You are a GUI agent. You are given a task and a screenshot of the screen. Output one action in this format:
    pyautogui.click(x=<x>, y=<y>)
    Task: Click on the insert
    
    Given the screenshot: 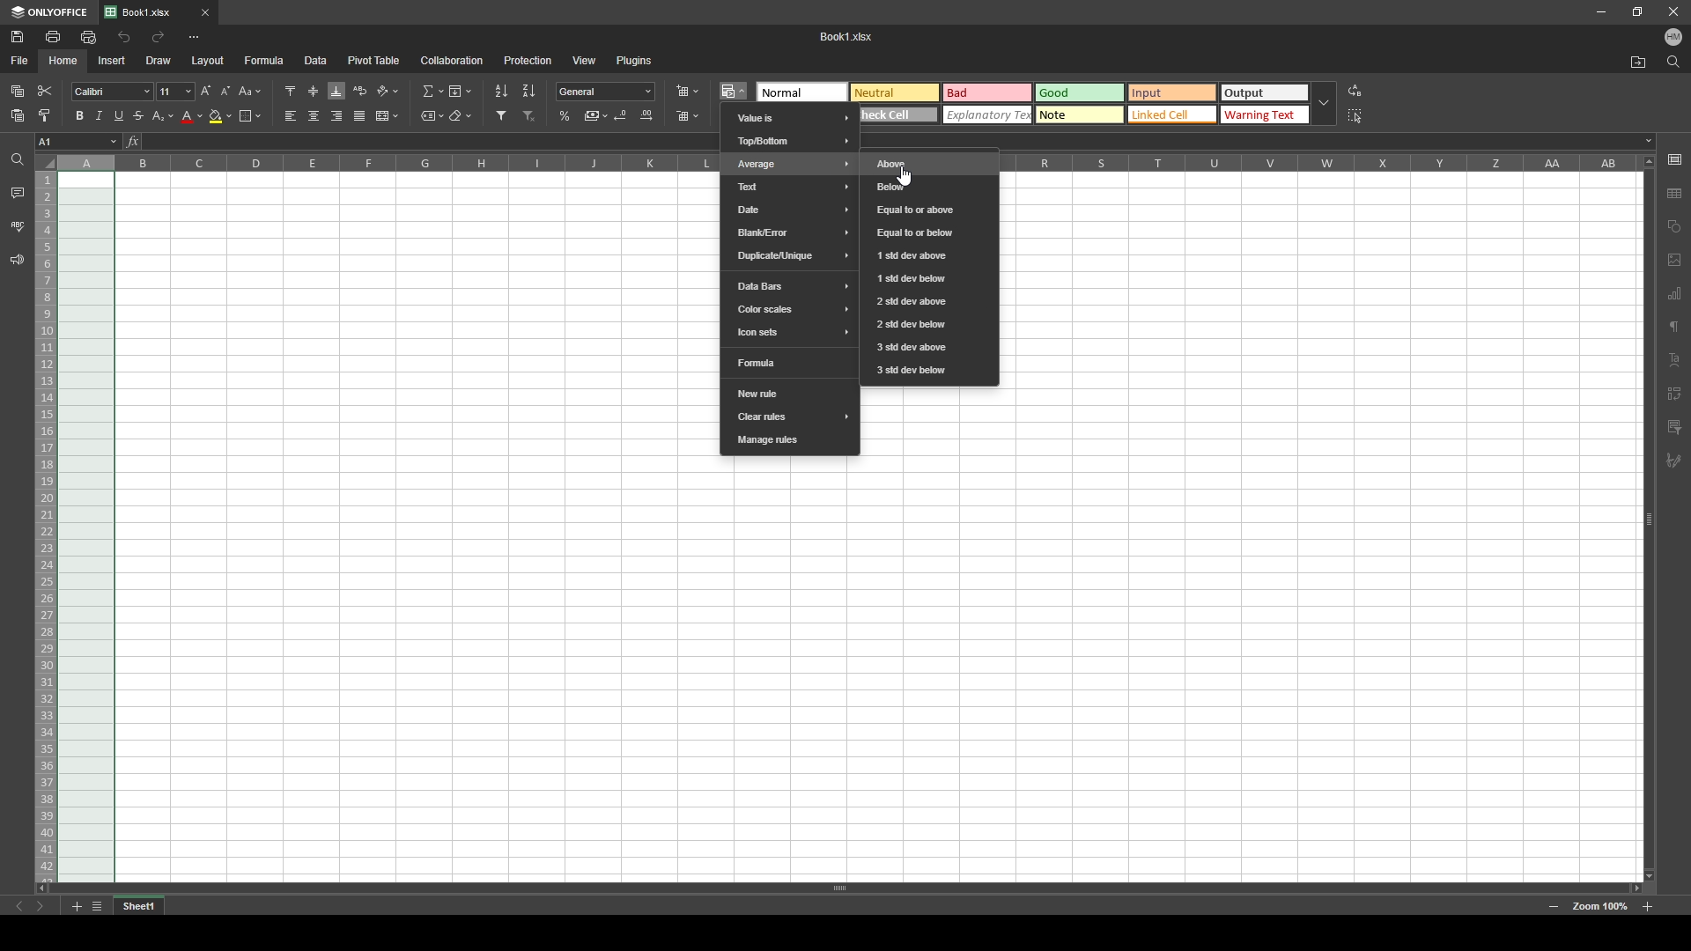 What is the action you would take?
    pyautogui.click(x=108, y=60)
    